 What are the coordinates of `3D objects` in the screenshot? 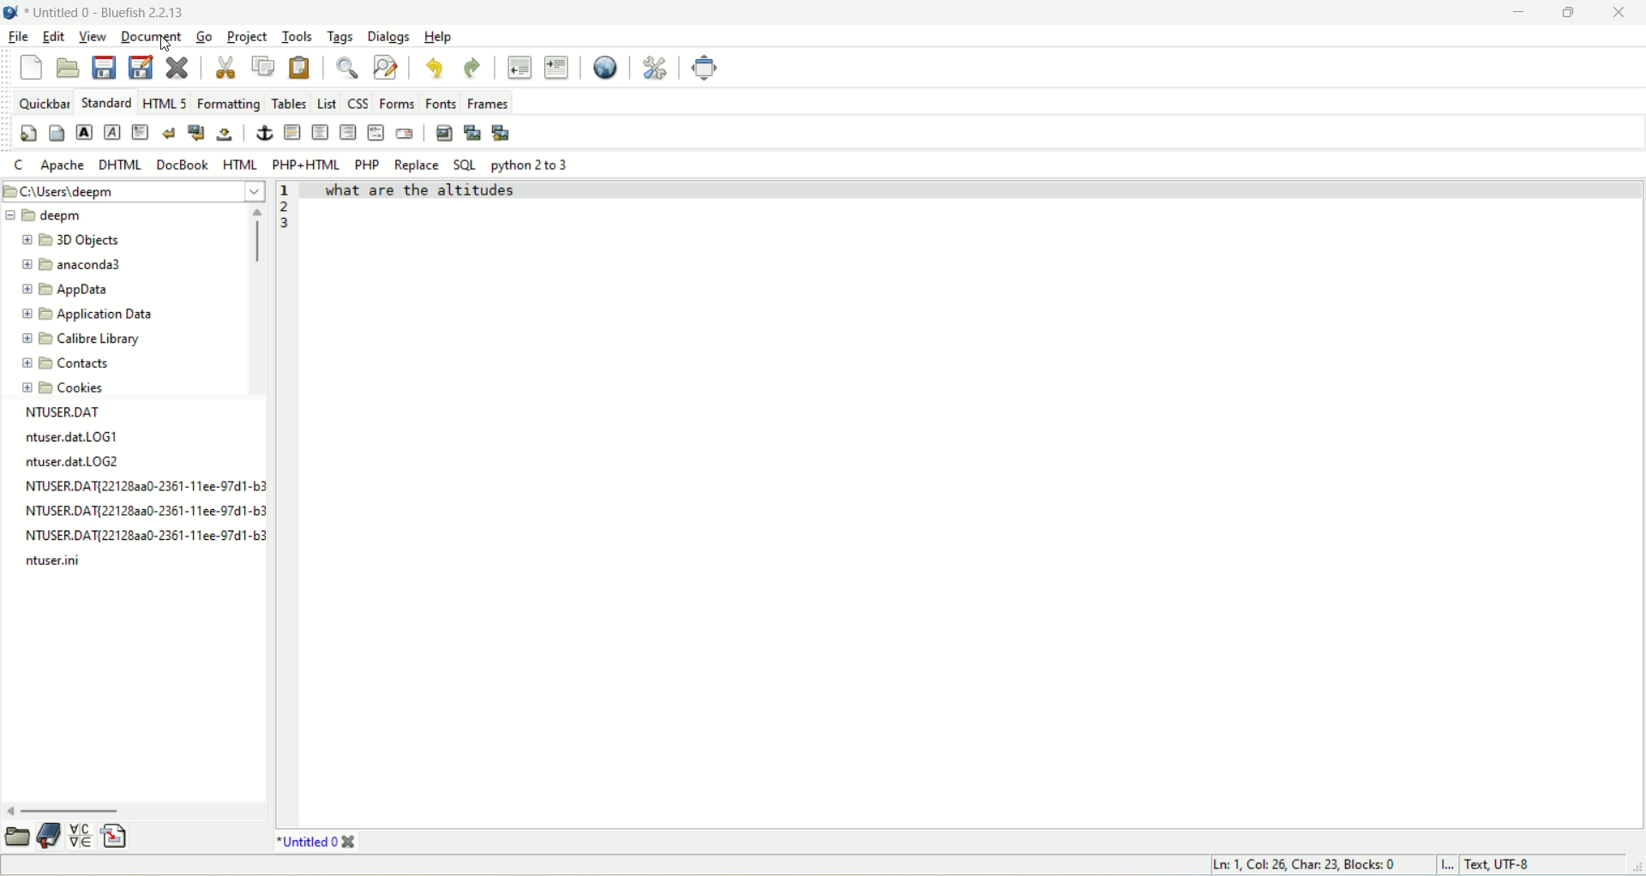 It's located at (76, 242).